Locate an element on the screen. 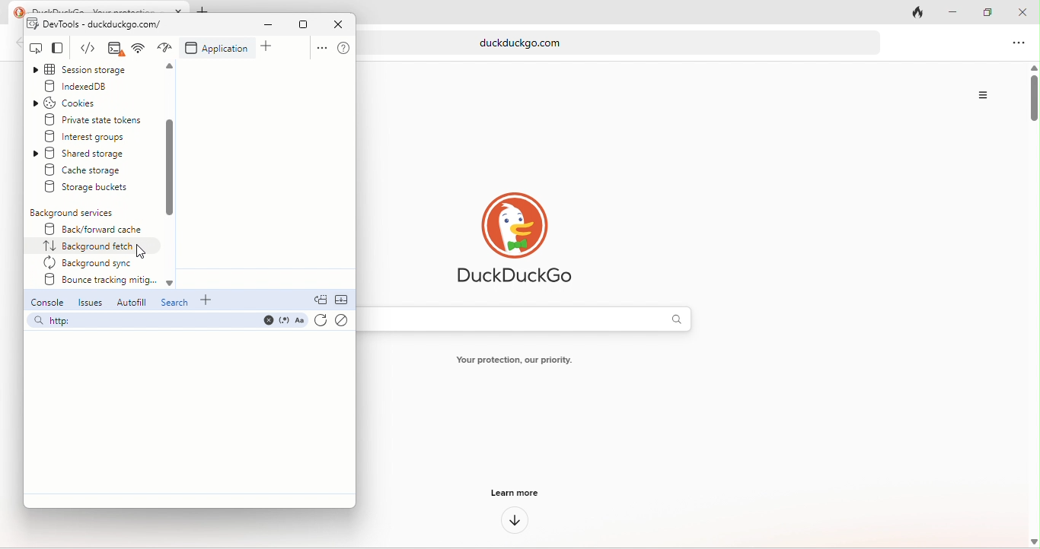 This screenshot has width=1040, height=549. duck duck go logo is located at coordinates (513, 239).